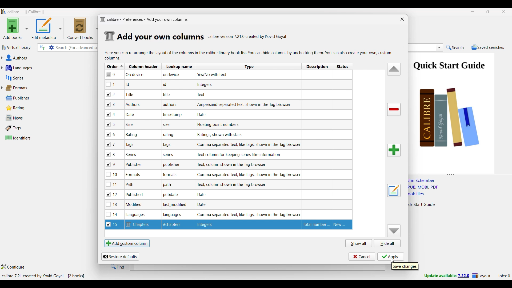  What do you see at coordinates (169, 95) in the screenshot?
I see `note` at bounding box center [169, 95].